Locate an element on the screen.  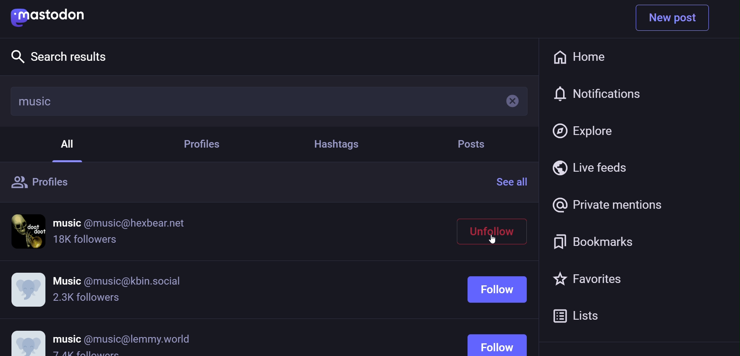
new post is located at coordinates (673, 18).